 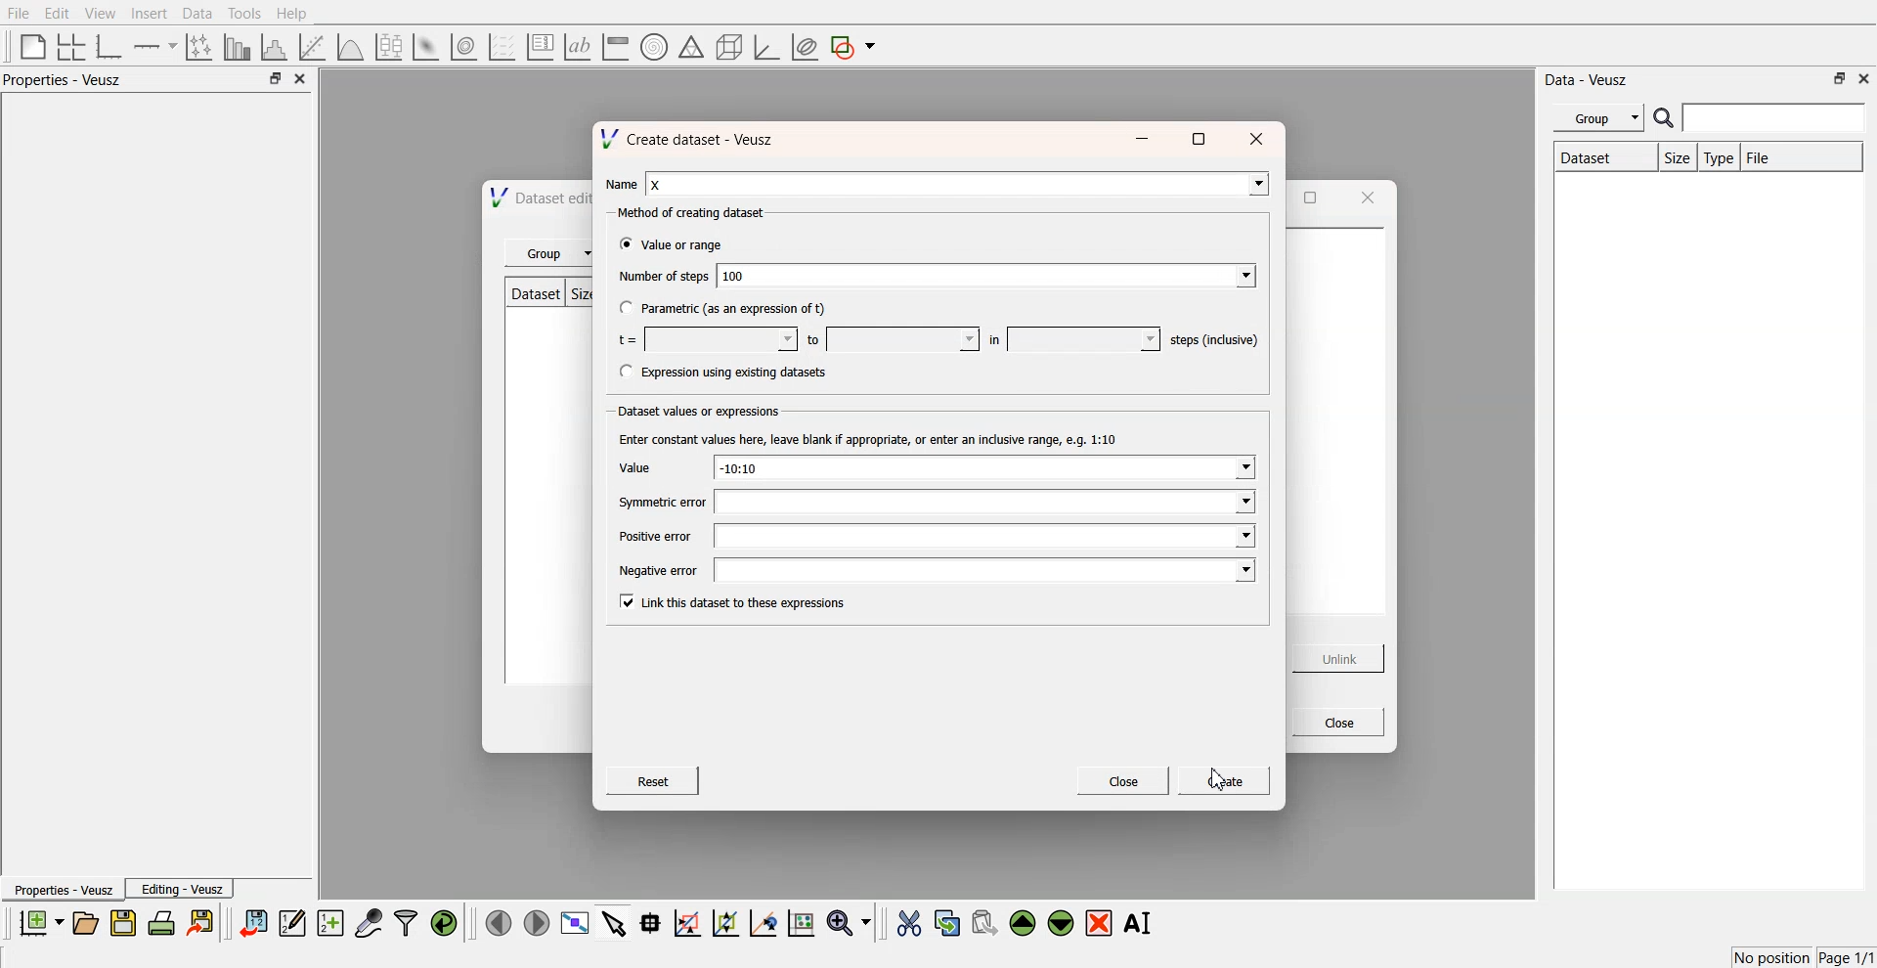 What do you see at coordinates (686, 921) in the screenshot?
I see `draw a rectangle on zoom graph axes` at bounding box center [686, 921].